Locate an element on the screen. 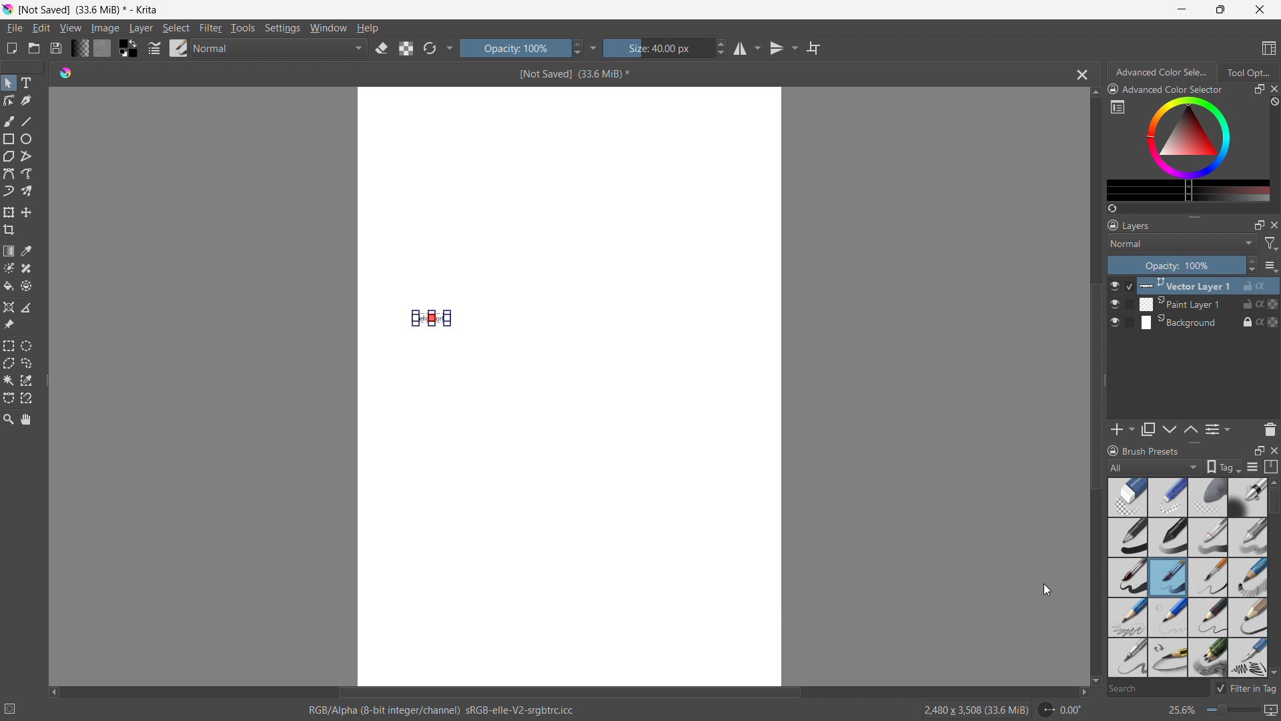  resize is located at coordinates (1105, 381).